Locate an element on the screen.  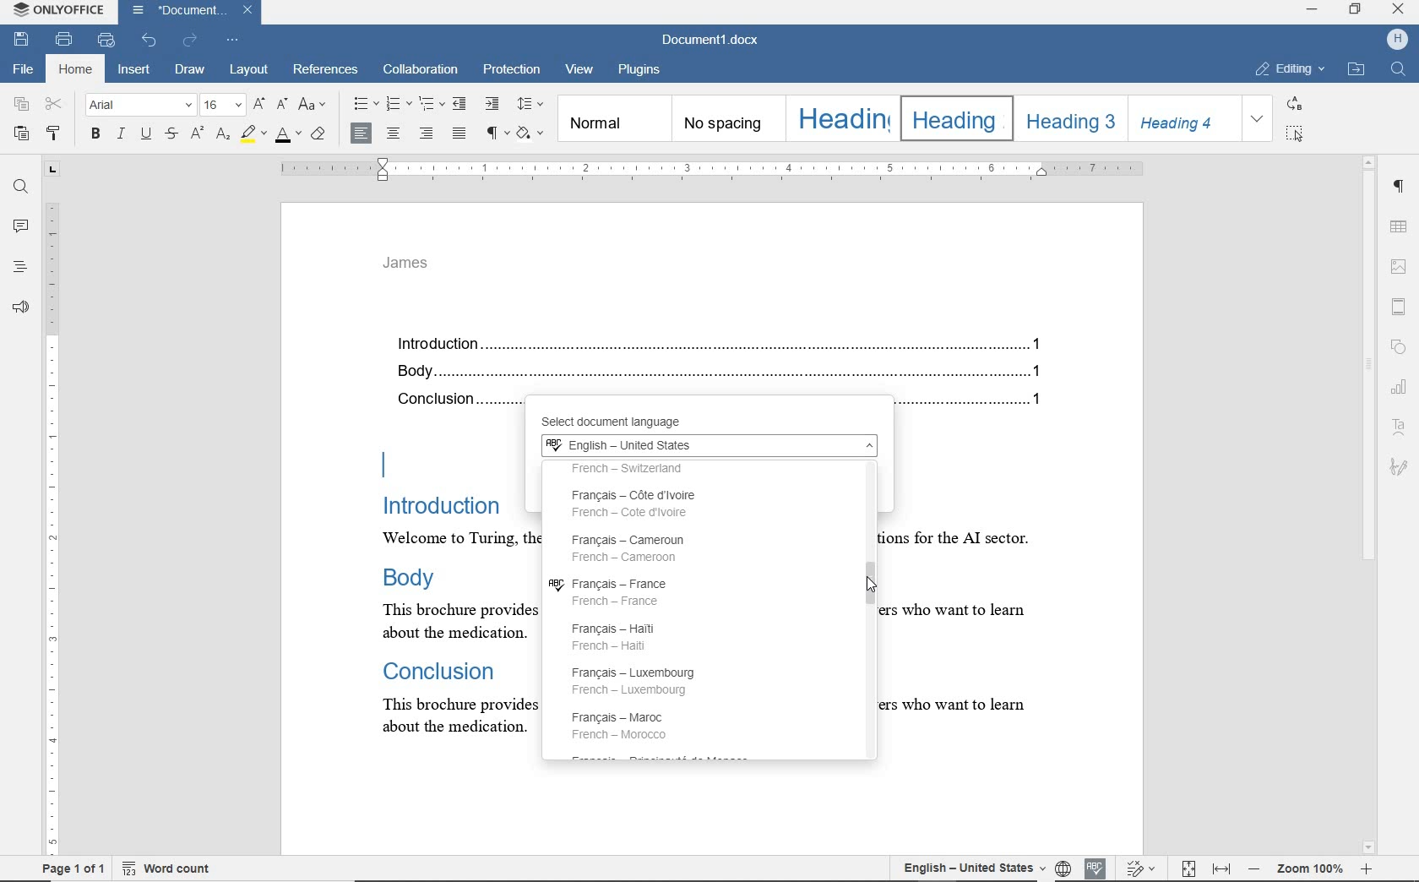
François - Maroc is located at coordinates (623, 725).